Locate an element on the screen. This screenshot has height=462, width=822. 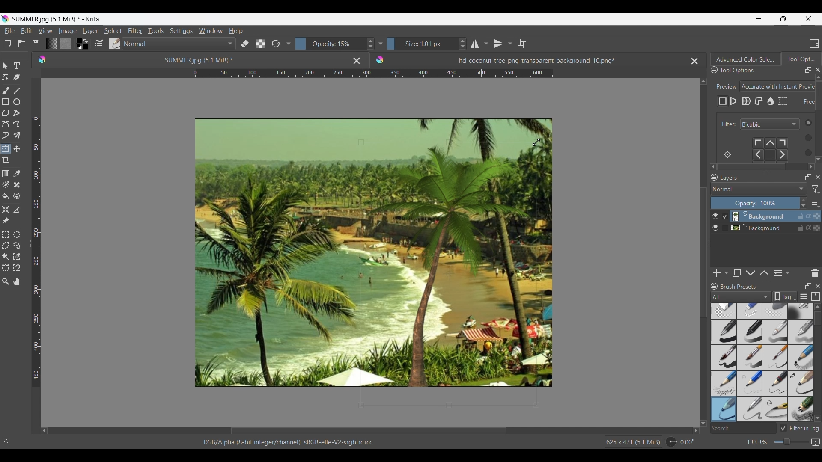
Move layer/mask up is located at coordinates (764, 273).